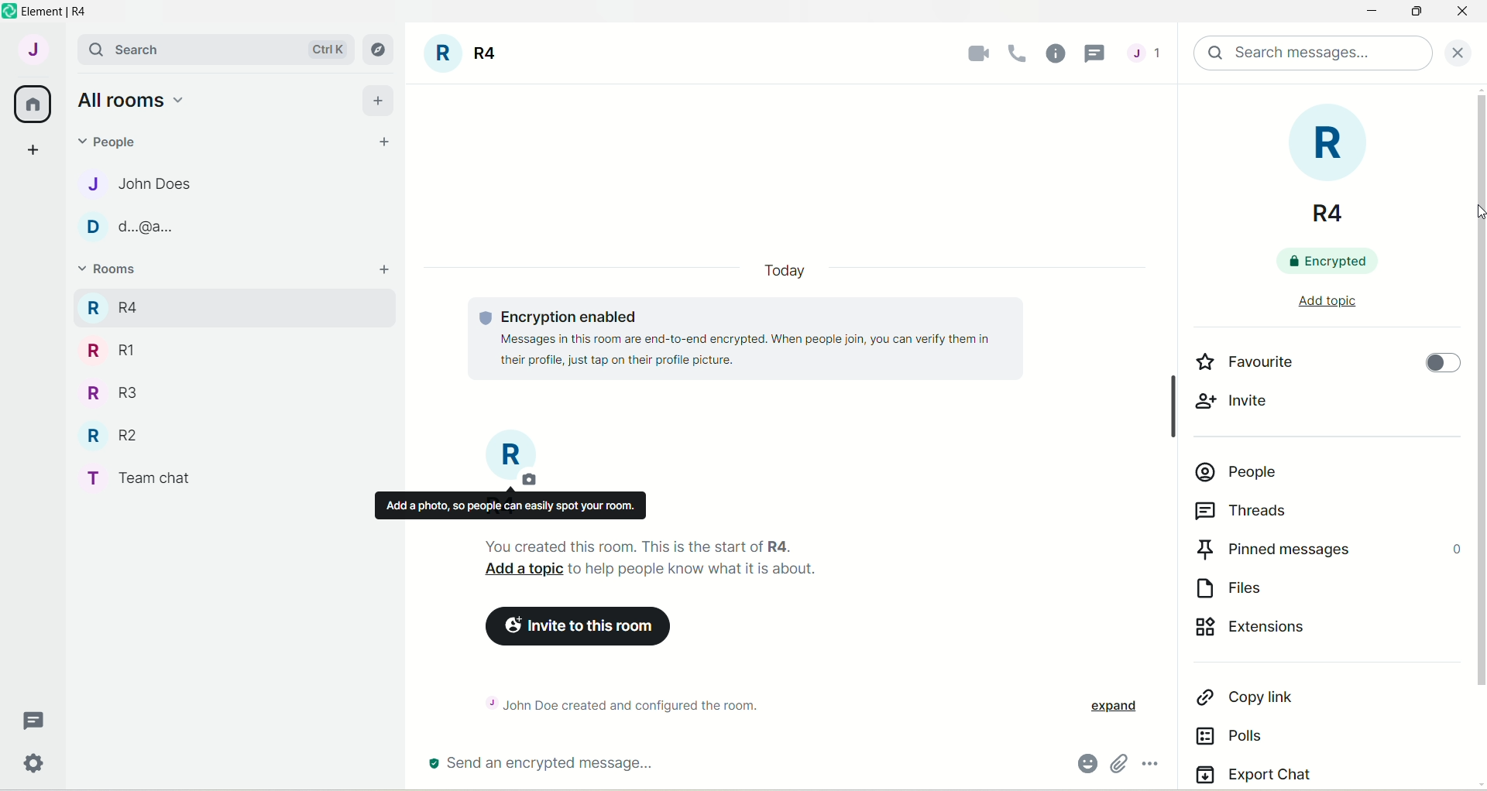 Image resolution: width=1487 pixels, height=791 pixels. Describe the element at coordinates (1112, 707) in the screenshot. I see `expand` at that location.